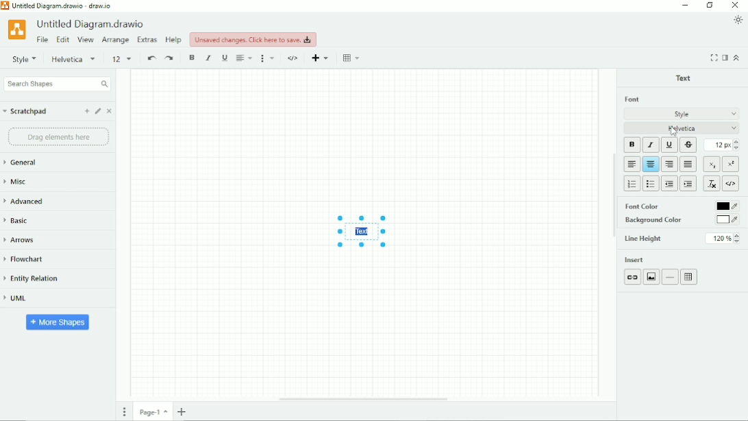 The width and height of the screenshot is (748, 421). I want to click on Increase indent, so click(688, 183).